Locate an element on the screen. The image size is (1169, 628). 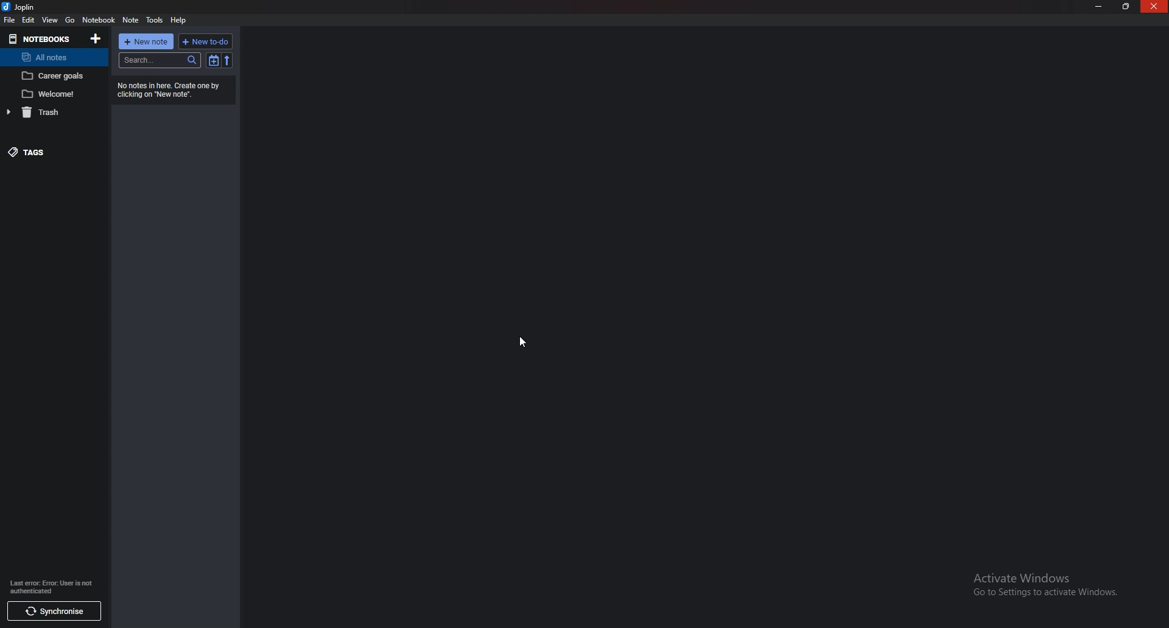
new note is located at coordinates (146, 40).